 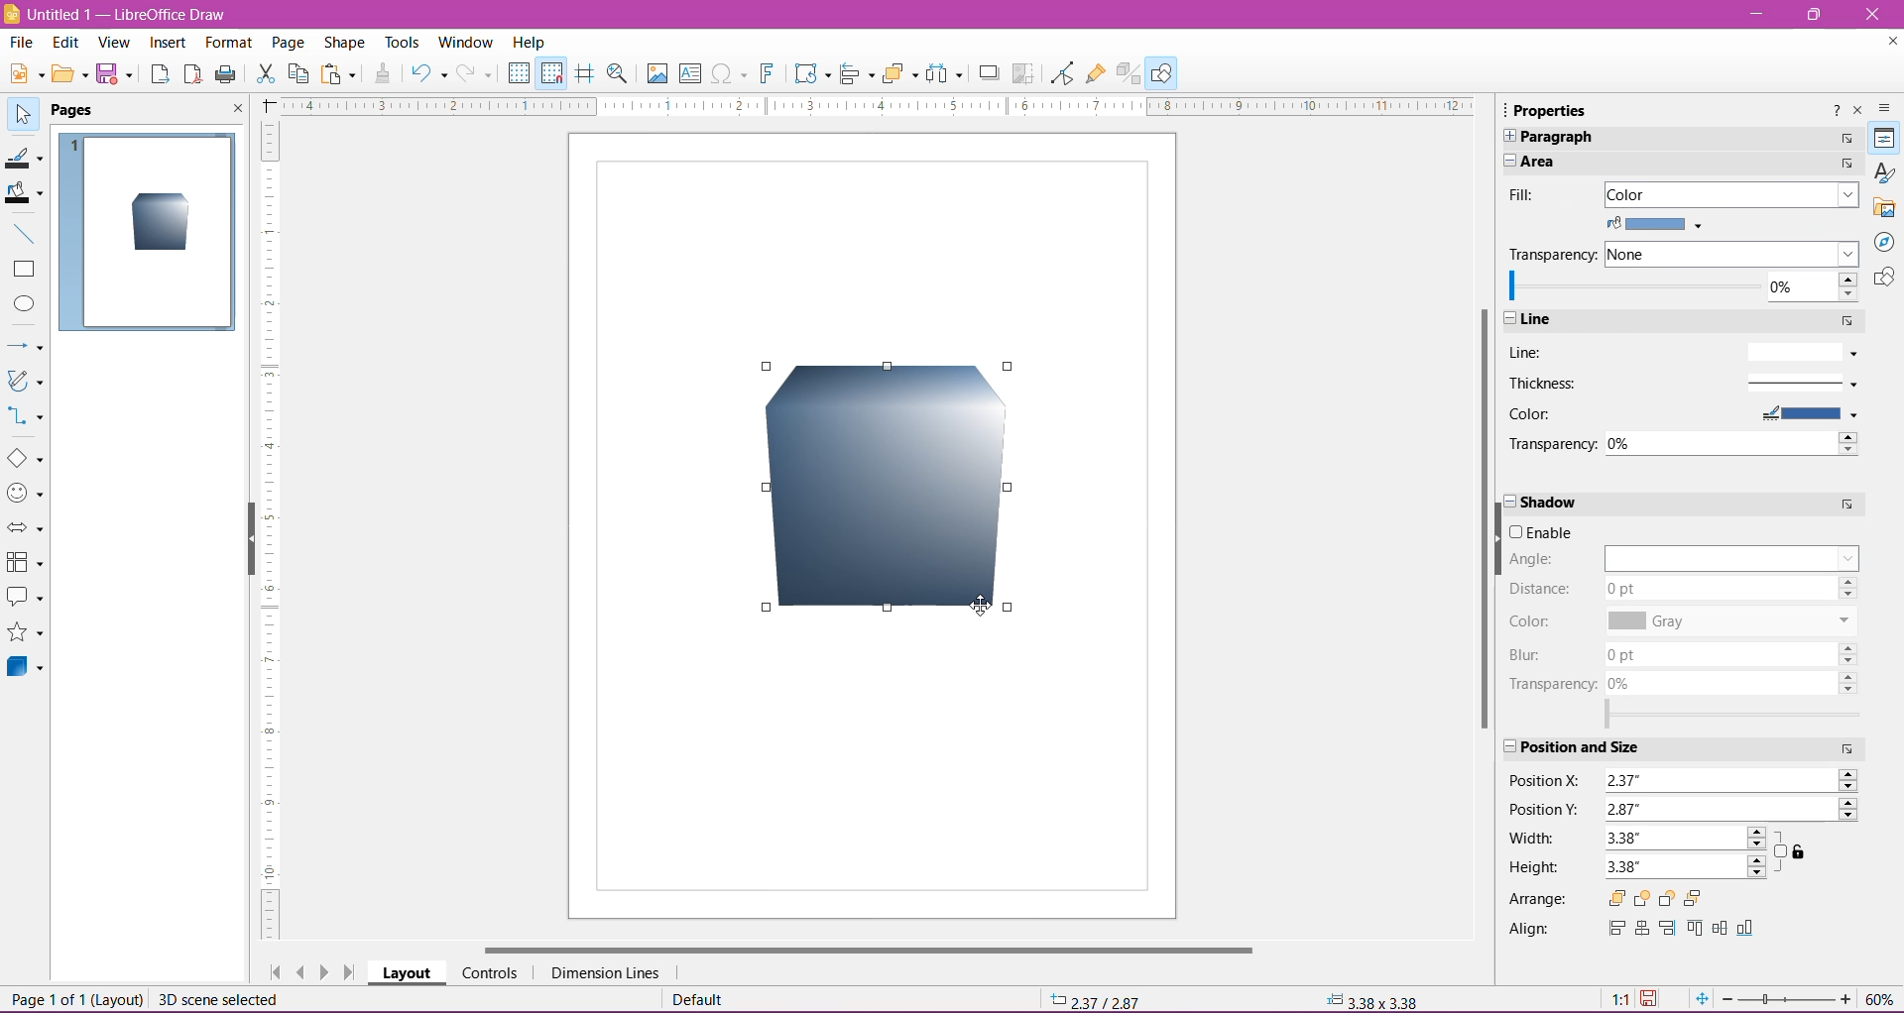 What do you see at coordinates (1887, 108) in the screenshot?
I see `Sidebar settings` at bounding box center [1887, 108].